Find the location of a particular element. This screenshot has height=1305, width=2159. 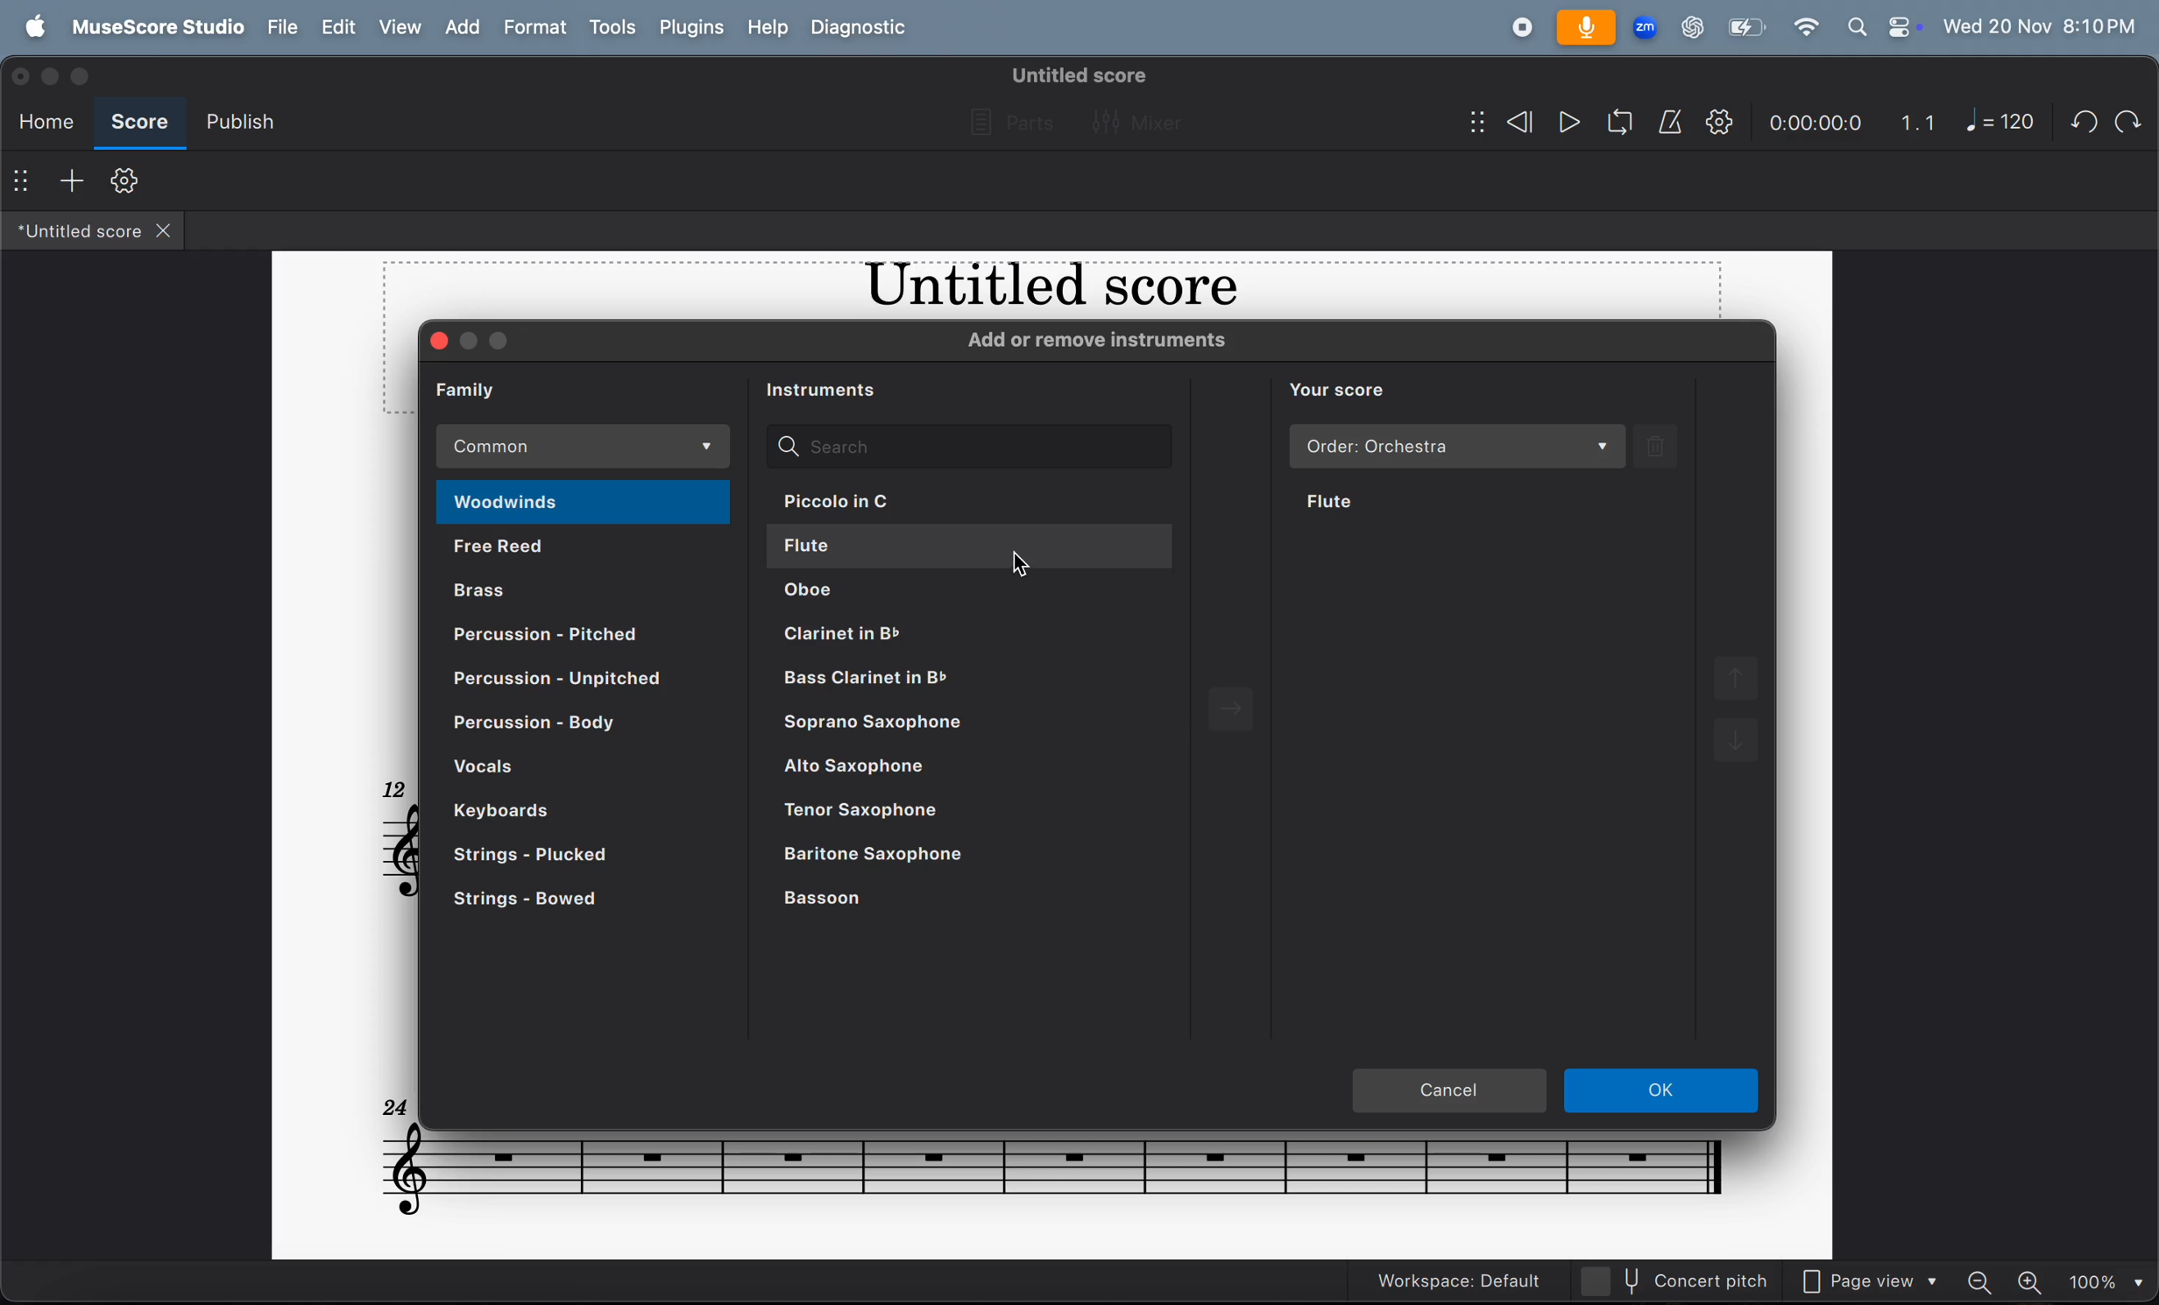

score is located at coordinates (144, 119).